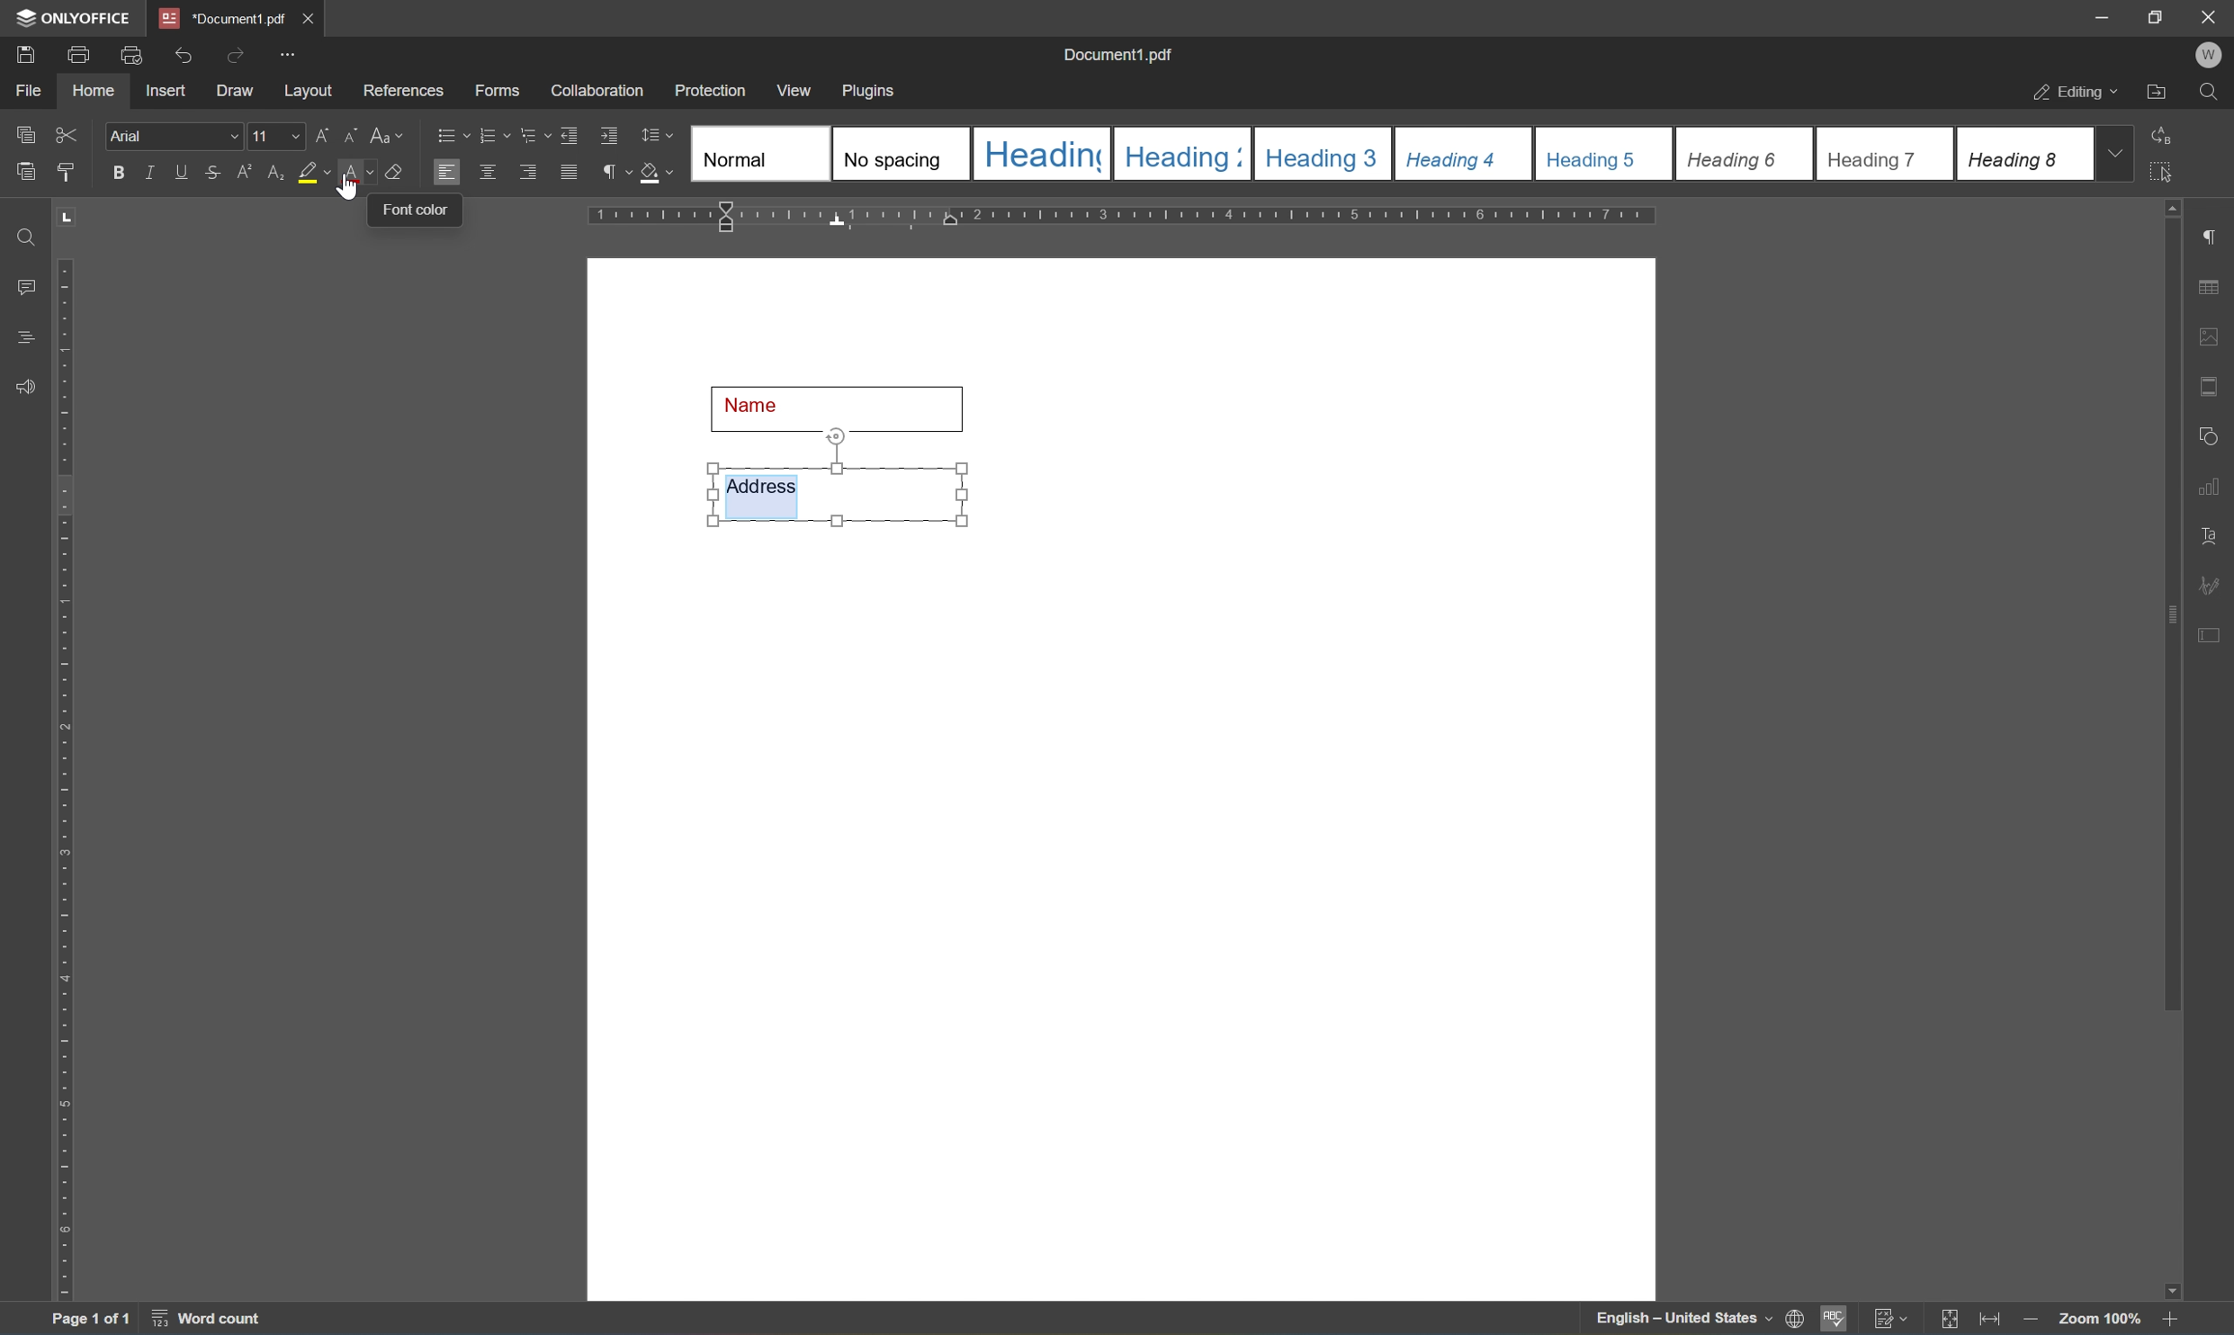 The height and width of the screenshot is (1335, 2234). What do you see at coordinates (660, 135) in the screenshot?
I see `paragraph line spacing` at bounding box center [660, 135].